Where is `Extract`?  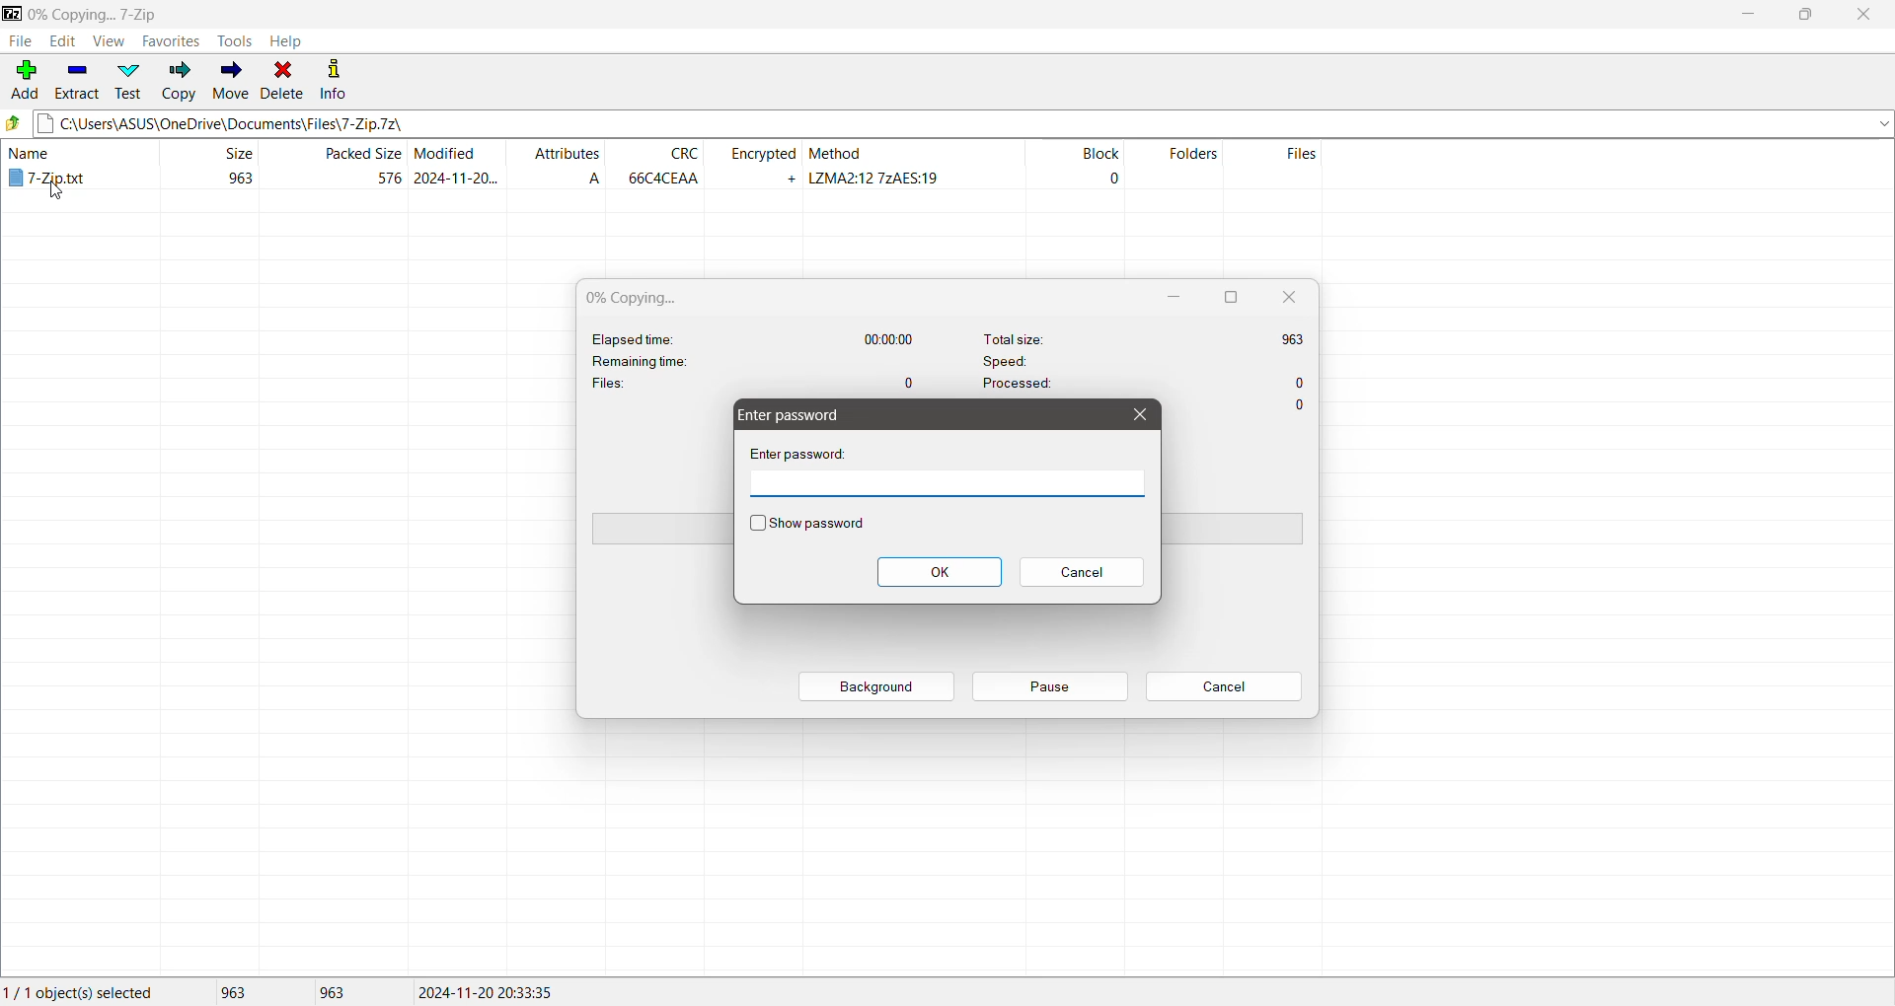
Extract is located at coordinates (77, 81).